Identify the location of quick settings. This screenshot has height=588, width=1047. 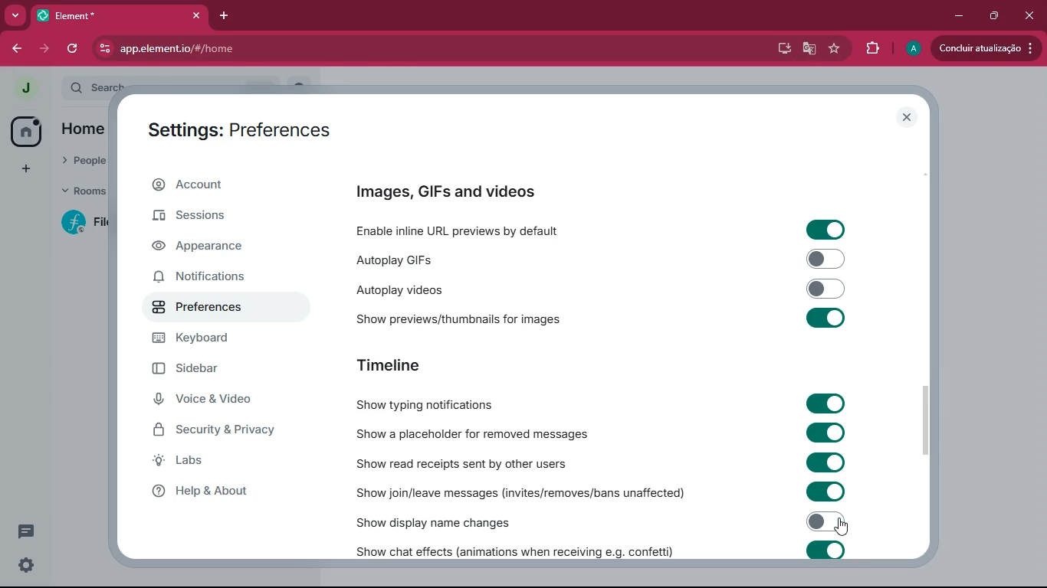
(26, 565).